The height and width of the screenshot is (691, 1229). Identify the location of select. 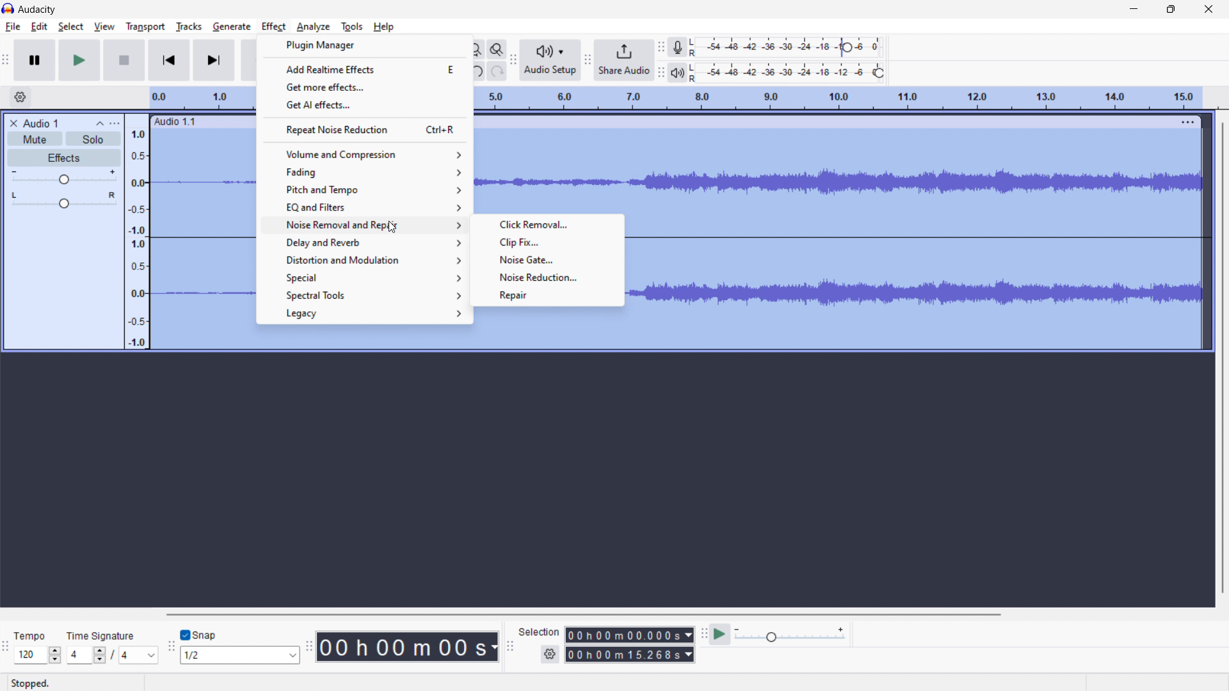
(71, 27).